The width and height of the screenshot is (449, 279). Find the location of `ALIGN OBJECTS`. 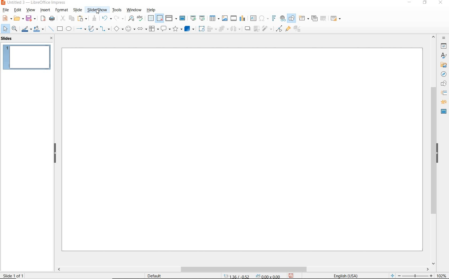

ALIGN OBJECTS is located at coordinates (211, 29).